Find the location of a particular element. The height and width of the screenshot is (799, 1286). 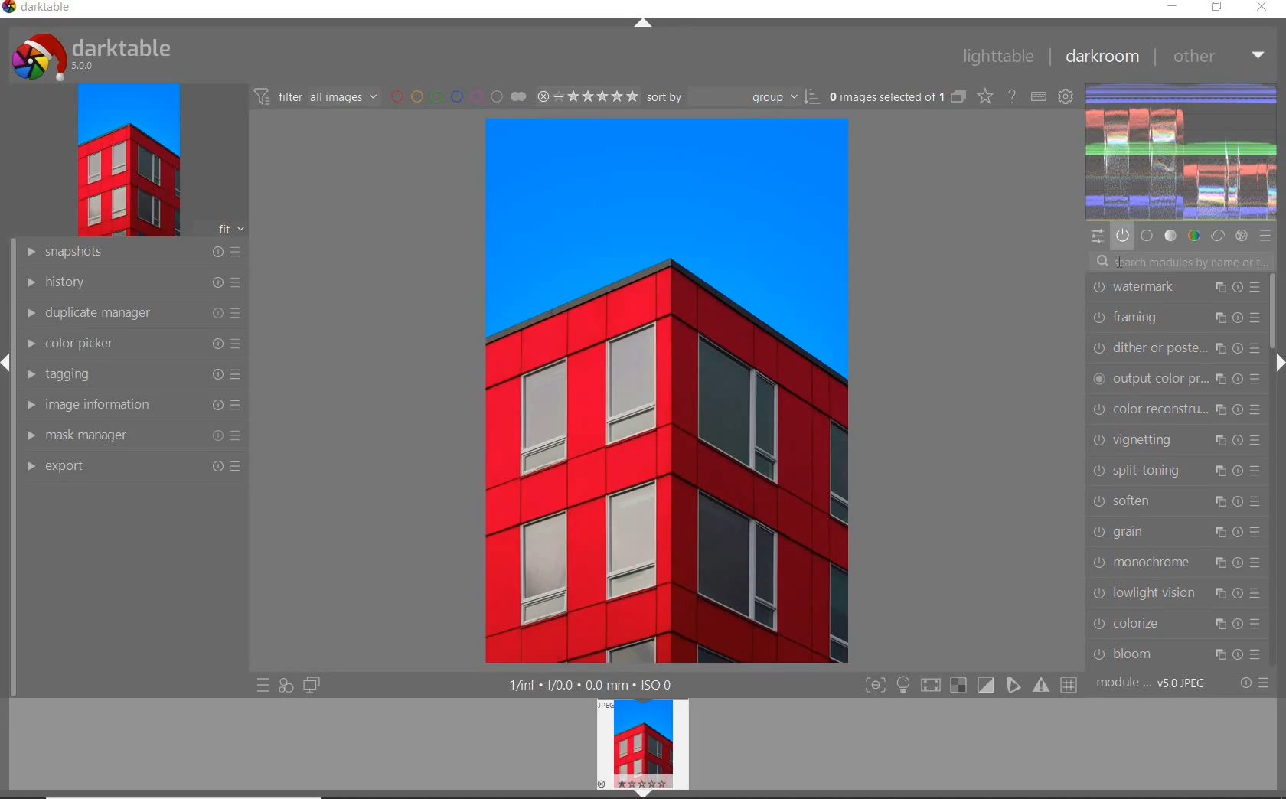

framing is located at coordinates (1175, 317).